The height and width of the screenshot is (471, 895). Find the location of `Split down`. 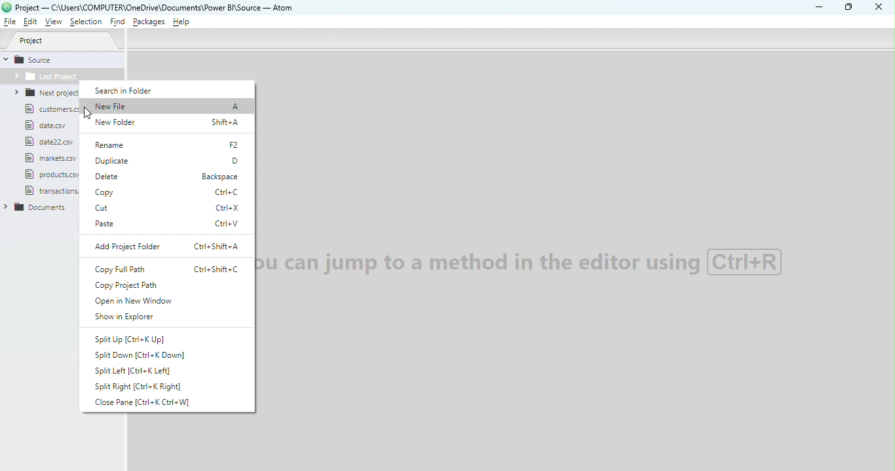

Split down is located at coordinates (145, 356).